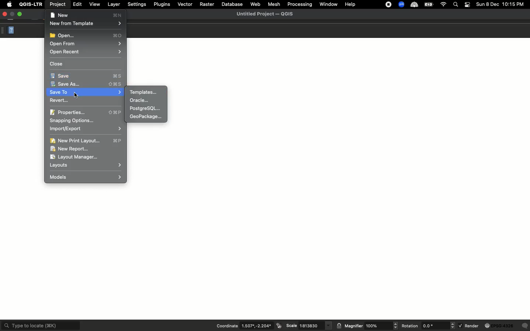 This screenshot has height=331, width=530. Describe the element at coordinates (147, 117) in the screenshot. I see `GeoPackage` at that location.